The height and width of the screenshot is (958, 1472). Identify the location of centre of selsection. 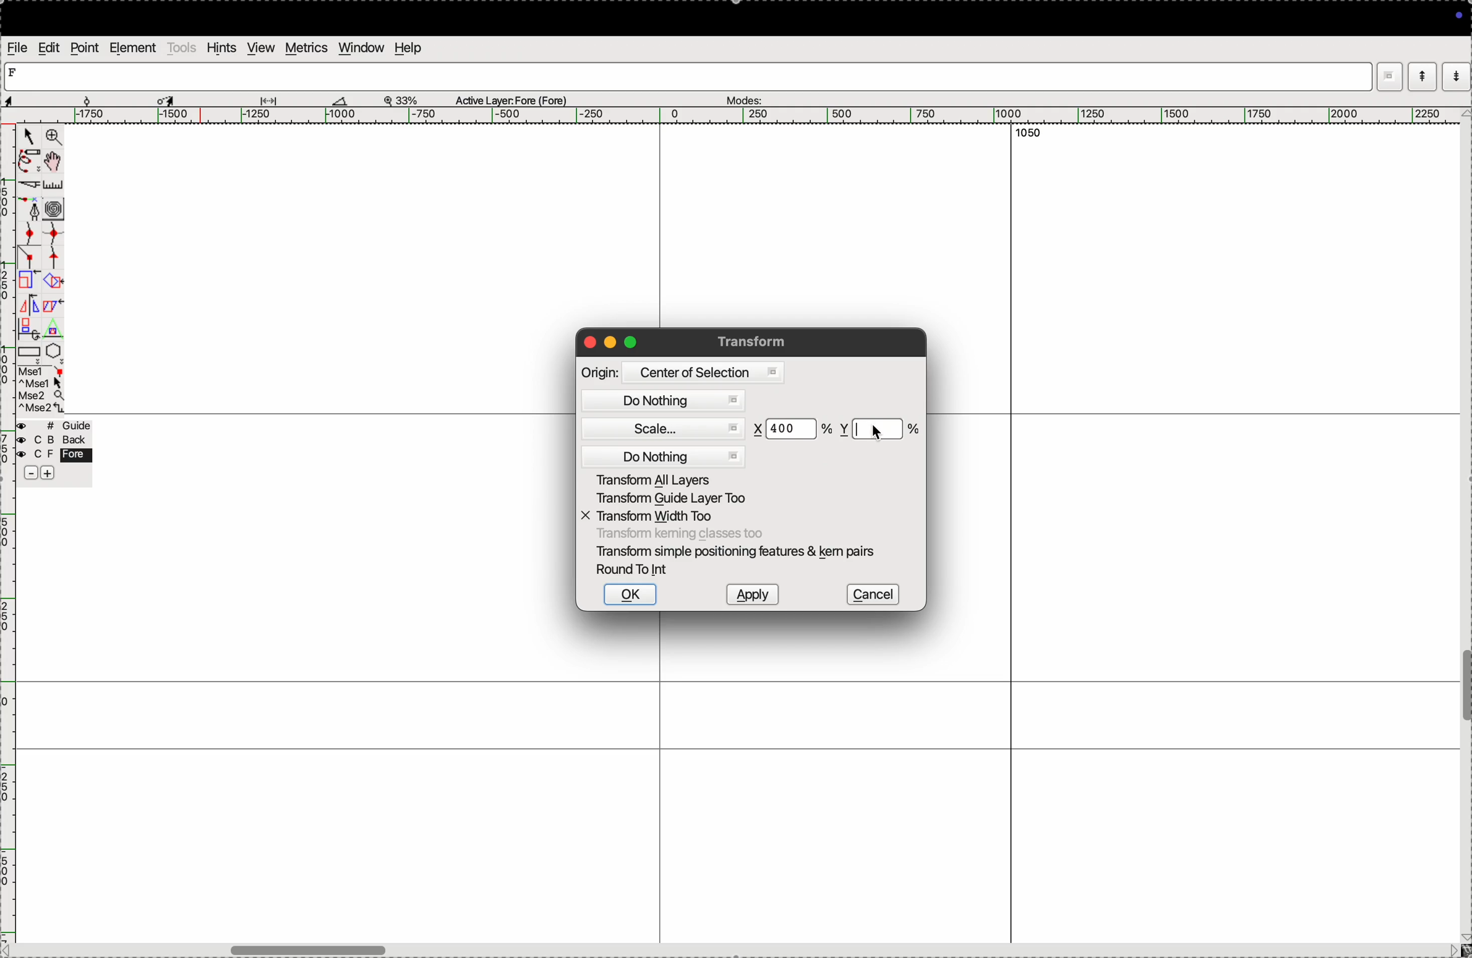
(702, 372).